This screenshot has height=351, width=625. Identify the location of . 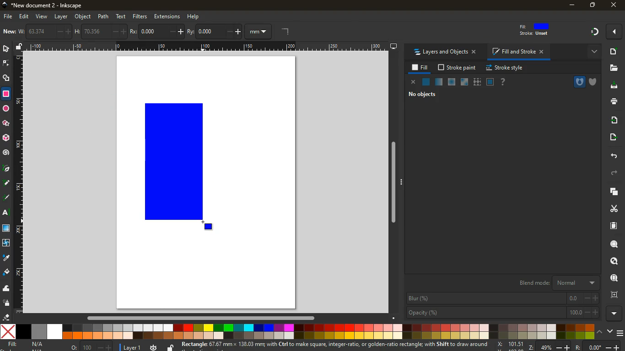
(392, 182).